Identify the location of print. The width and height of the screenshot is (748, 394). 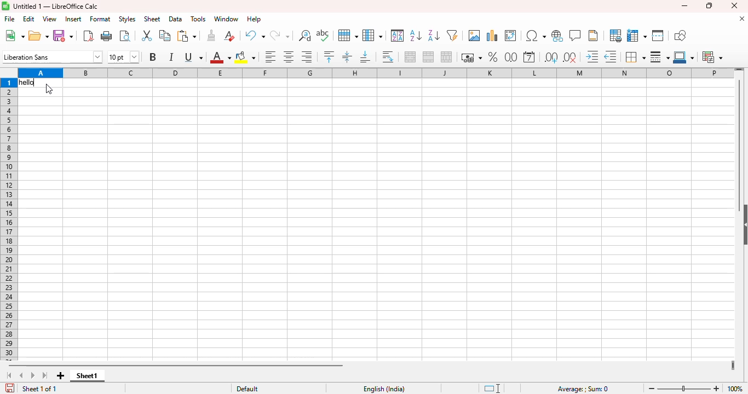
(107, 36).